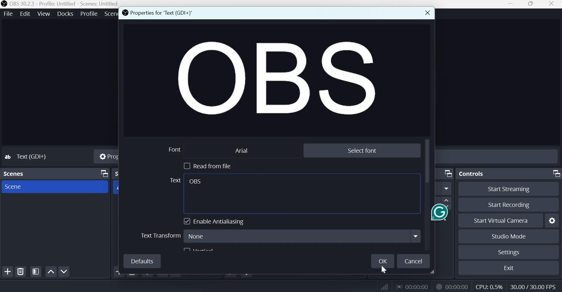  What do you see at coordinates (472, 174) in the screenshot?
I see `Controls` at bounding box center [472, 174].